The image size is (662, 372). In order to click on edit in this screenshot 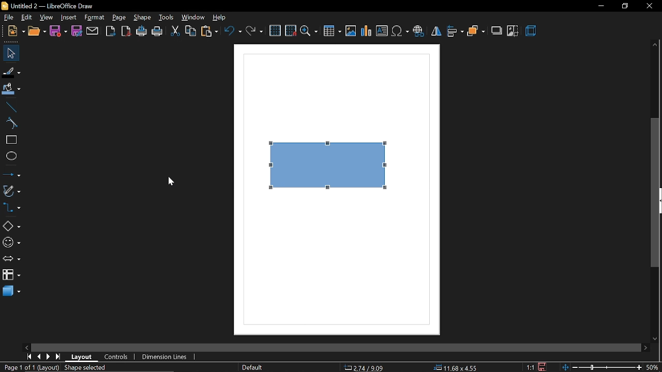, I will do `click(26, 18)`.